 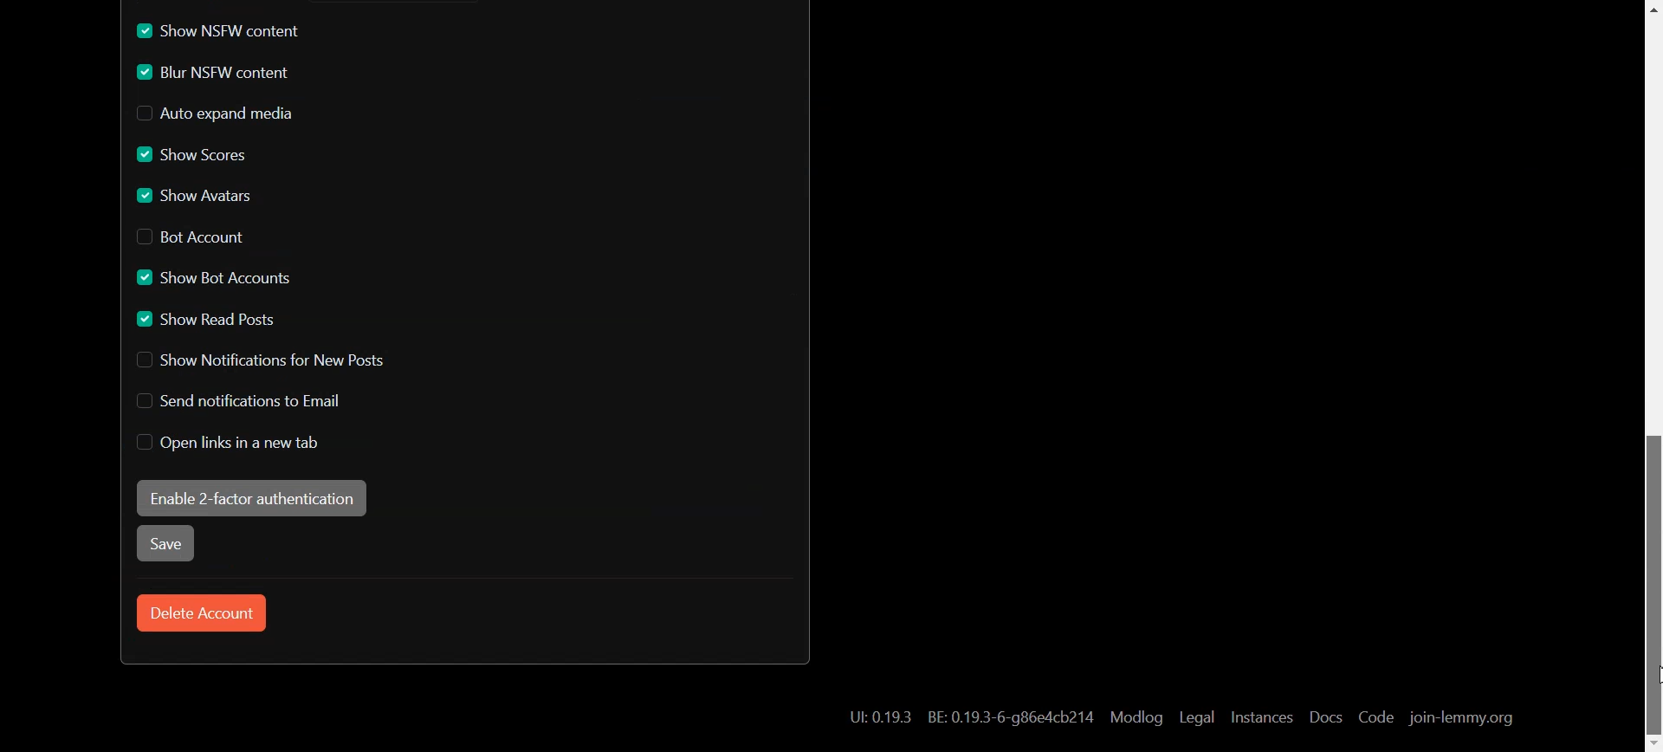 I want to click on Enable Blur NSFW content, so click(x=243, y=74).